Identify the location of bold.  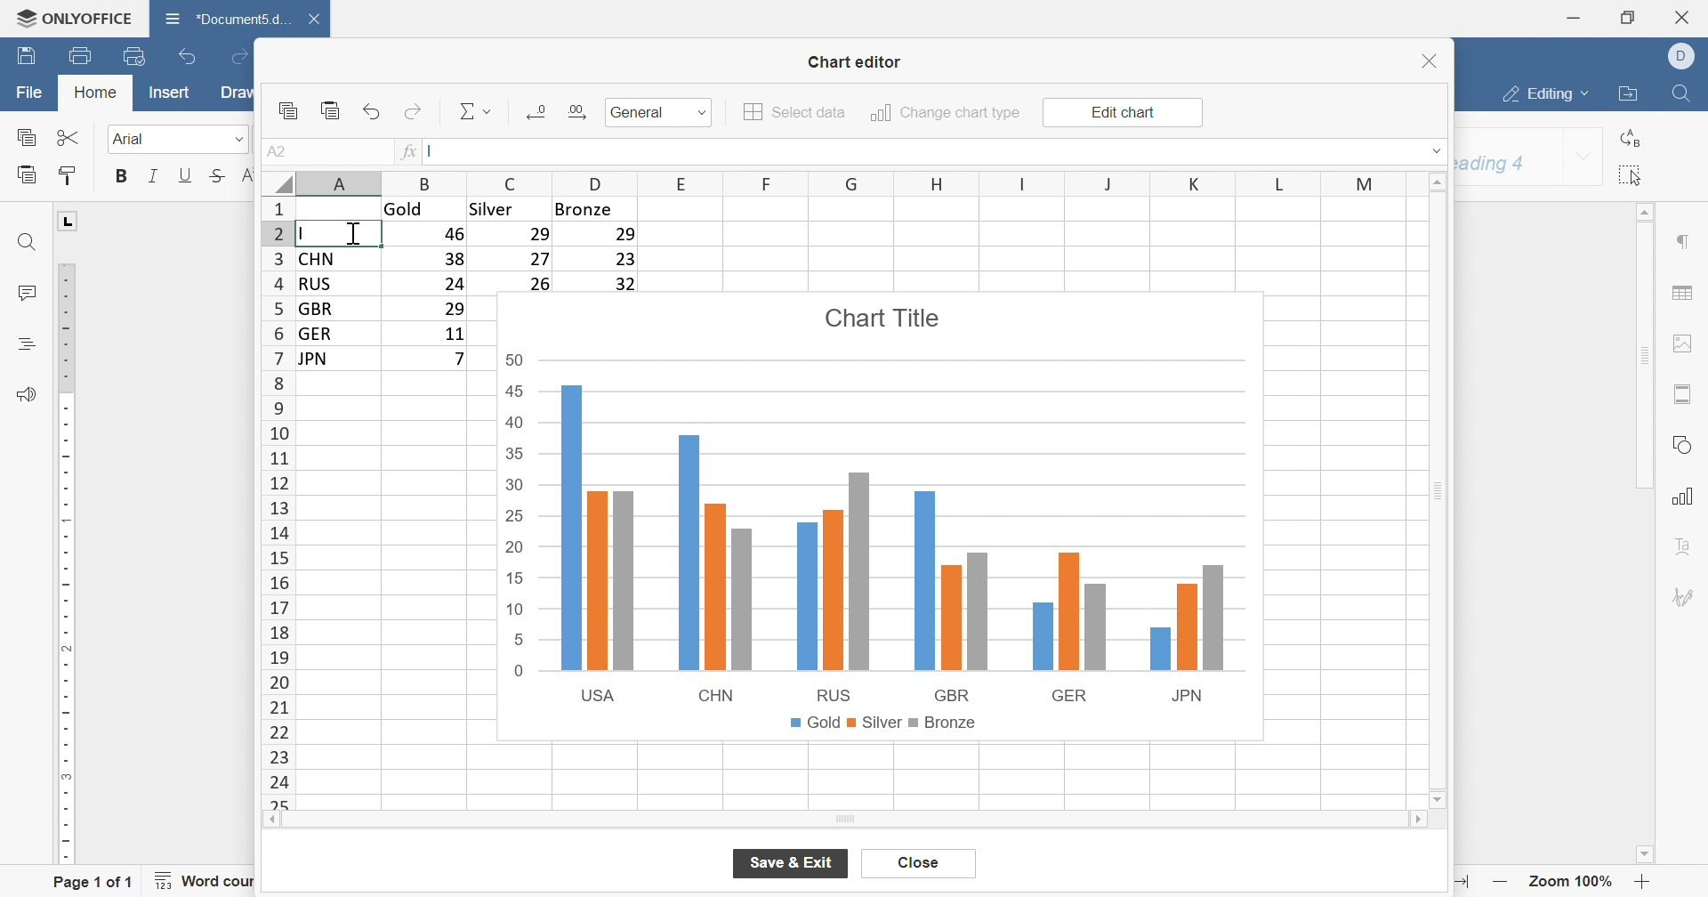
(123, 175).